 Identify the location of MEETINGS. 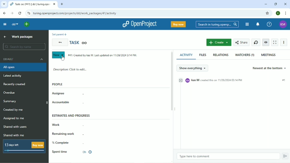
(269, 55).